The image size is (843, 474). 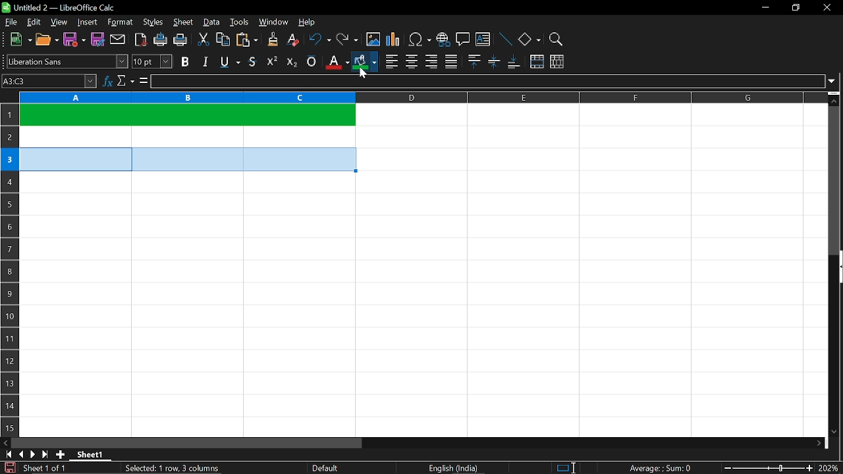 What do you see at coordinates (421, 98) in the screenshot?
I see `columns` at bounding box center [421, 98].